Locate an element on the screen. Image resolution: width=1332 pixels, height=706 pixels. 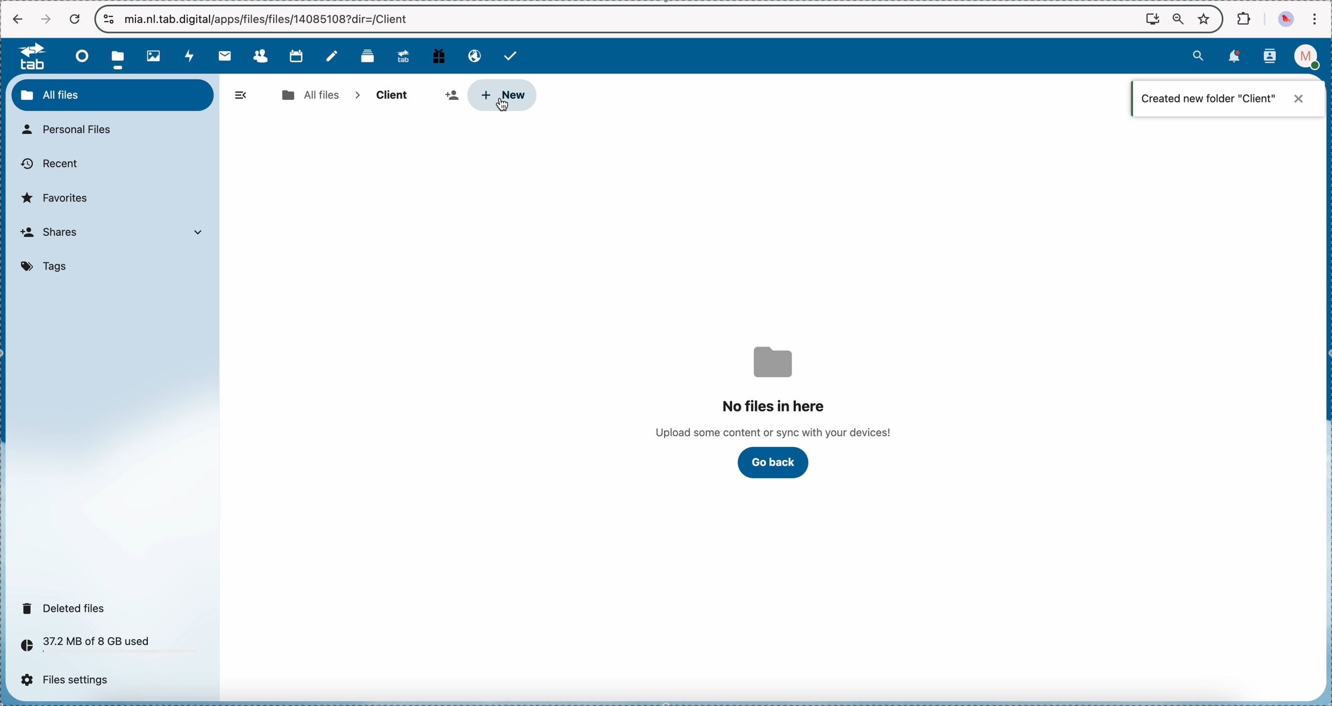
files settings is located at coordinates (70, 680).